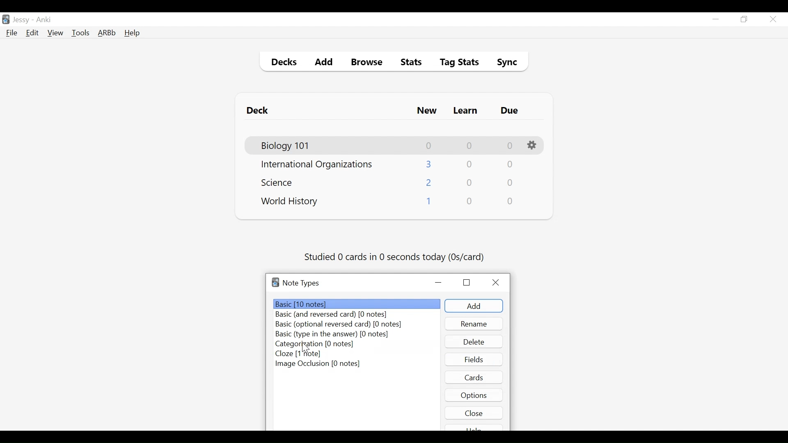 Image resolution: width=788 pixels, height=443 pixels. What do you see at coordinates (429, 146) in the screenshot?
I see `New Card Count` at bounding box center [429, 146].